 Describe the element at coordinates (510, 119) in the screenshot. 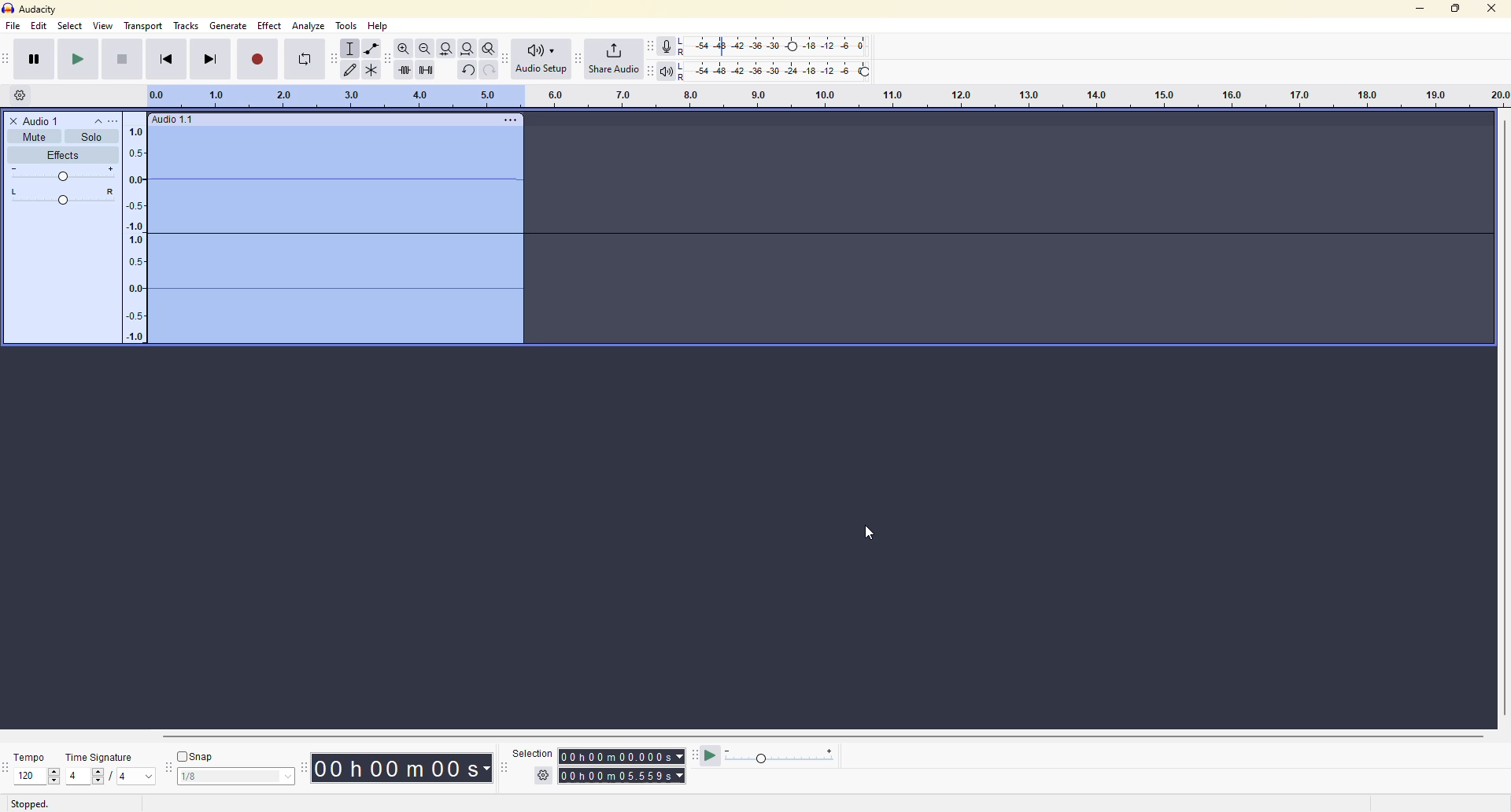

I see `more` at that location.